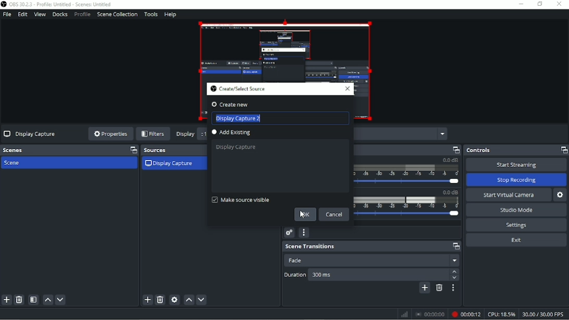  What do you see at coordinates (515, 165) in the screenshot?
I see `Start streaming` at bounding box center [515, 165].